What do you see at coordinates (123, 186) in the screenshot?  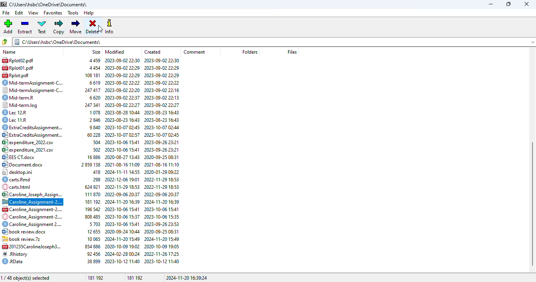 I see `2022-11-29 18:53` at bounding box center [123, 186].